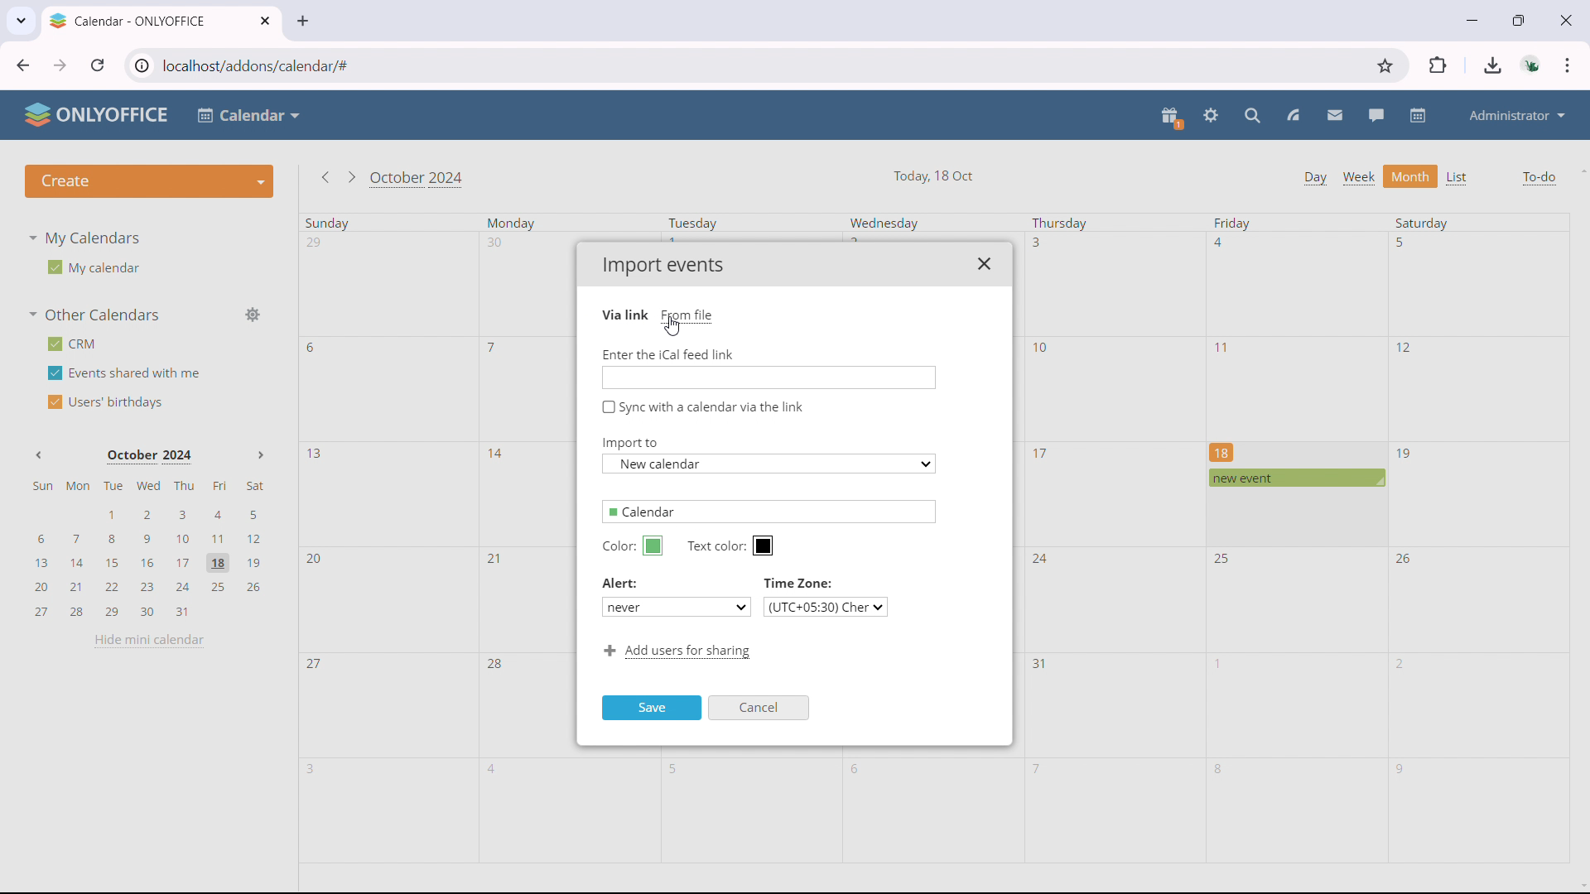 This screenshot has width=1590, height=894. I want to click on Tuesday, so click(695, 223).